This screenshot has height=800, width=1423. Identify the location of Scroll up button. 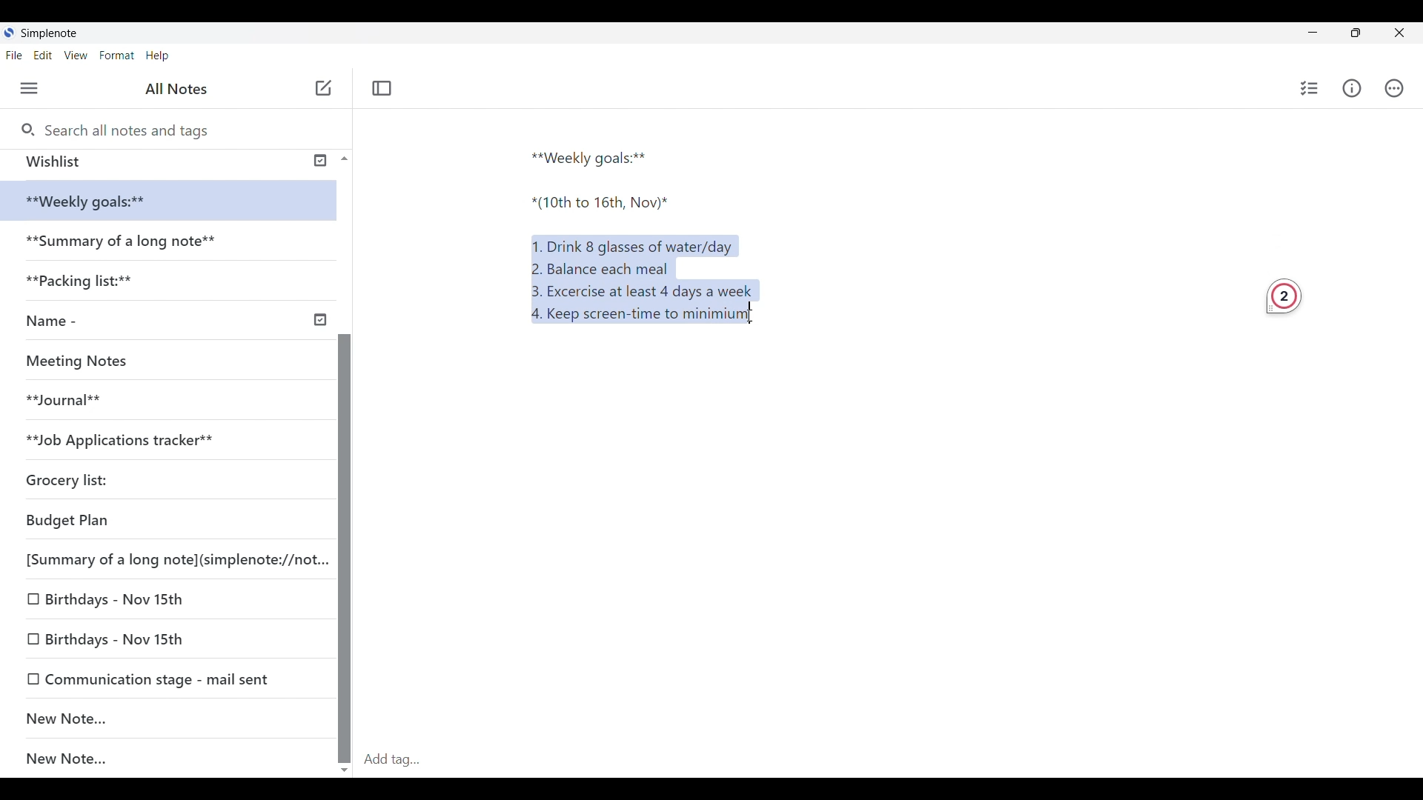
(340, 158).